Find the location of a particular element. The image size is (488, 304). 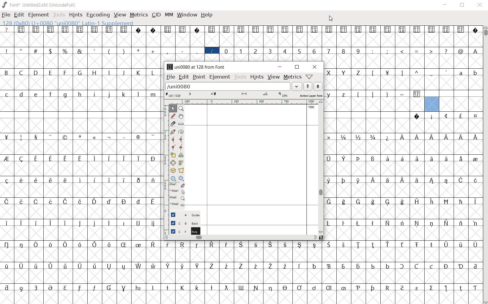

glyph is located at coordinates (167, 245).